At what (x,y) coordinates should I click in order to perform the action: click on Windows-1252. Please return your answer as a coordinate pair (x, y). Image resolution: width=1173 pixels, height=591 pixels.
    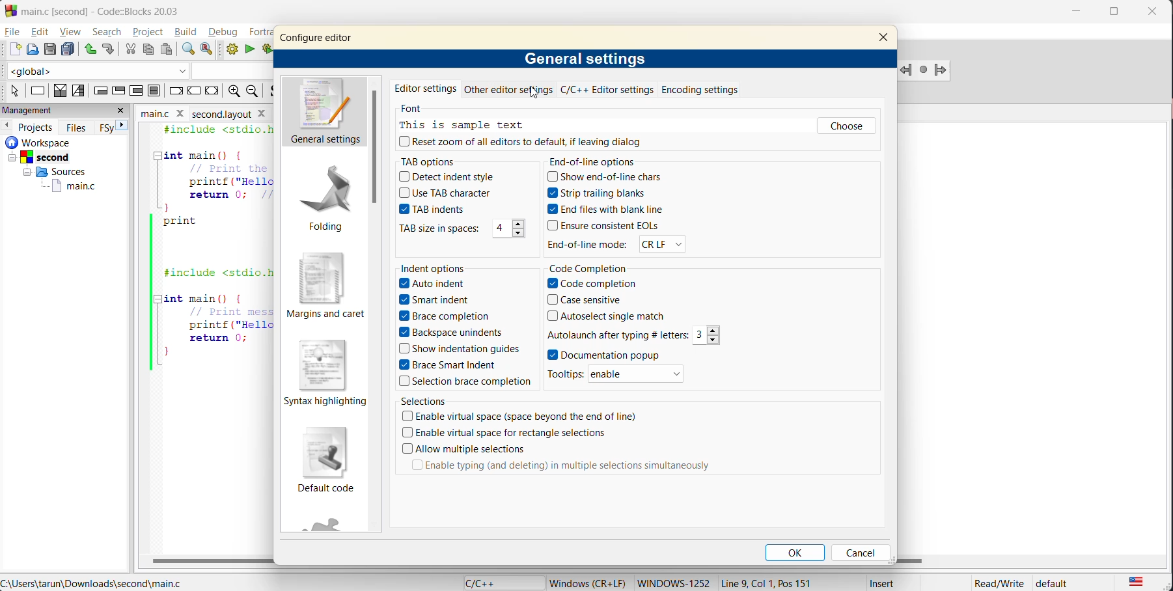
    Looking at the image, I should click on (673, 582).